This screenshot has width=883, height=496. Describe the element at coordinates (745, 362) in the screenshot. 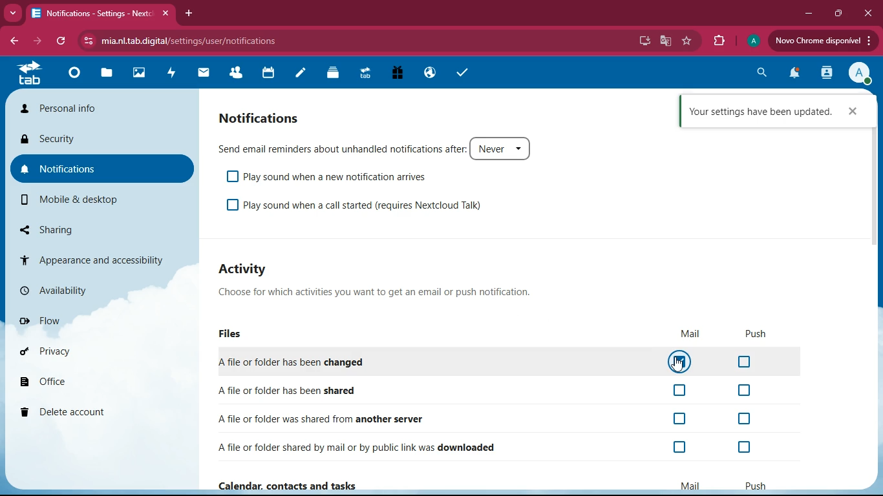

I see `off` at that location.